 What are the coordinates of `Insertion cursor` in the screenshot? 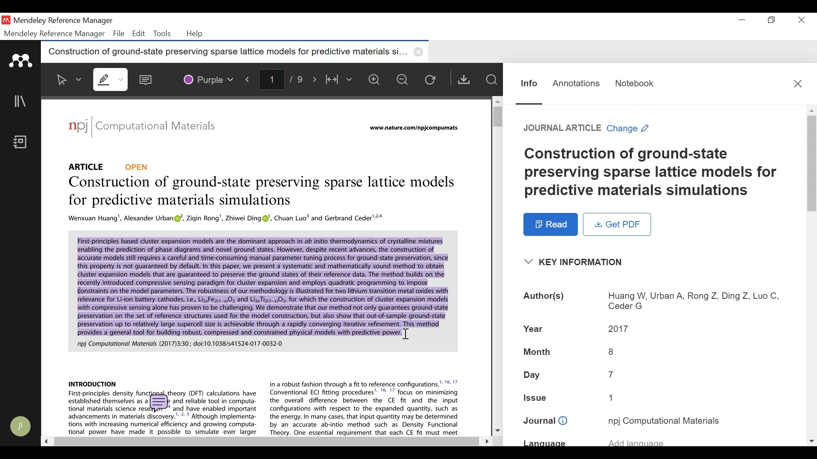 It's located at (406, 335).